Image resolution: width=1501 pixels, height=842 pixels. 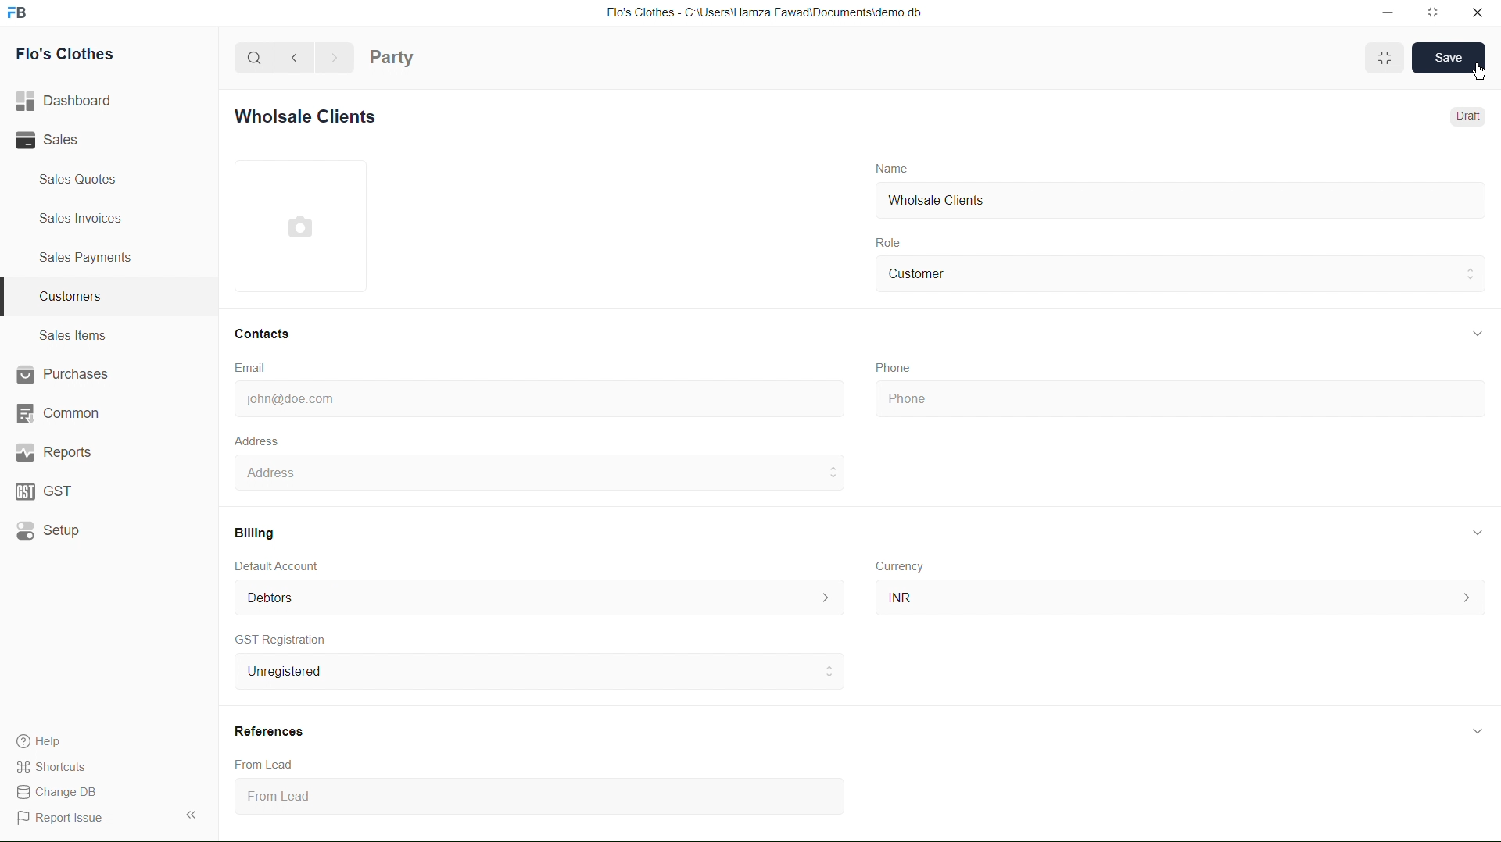 I want to click on next, so click(x=337, y=59).